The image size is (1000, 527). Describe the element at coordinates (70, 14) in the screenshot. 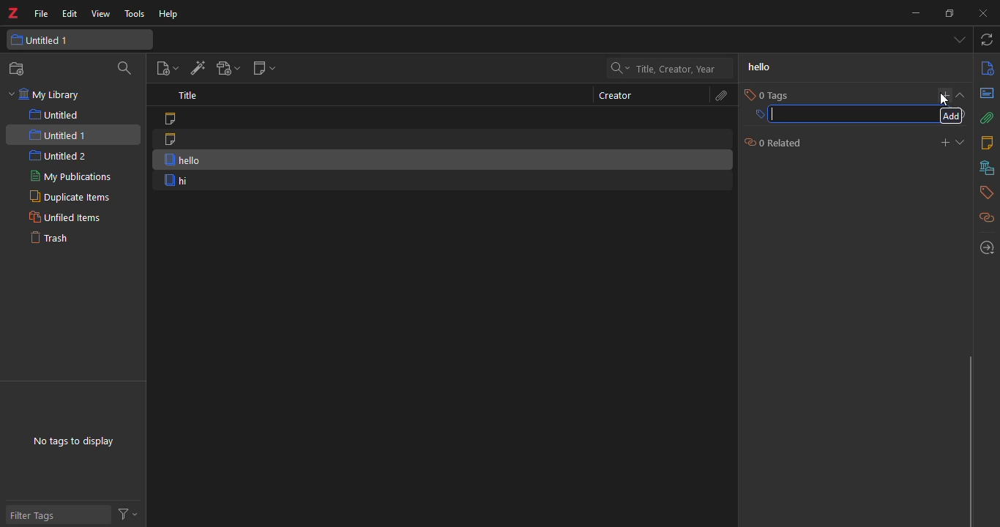

I see `edit` at that location.